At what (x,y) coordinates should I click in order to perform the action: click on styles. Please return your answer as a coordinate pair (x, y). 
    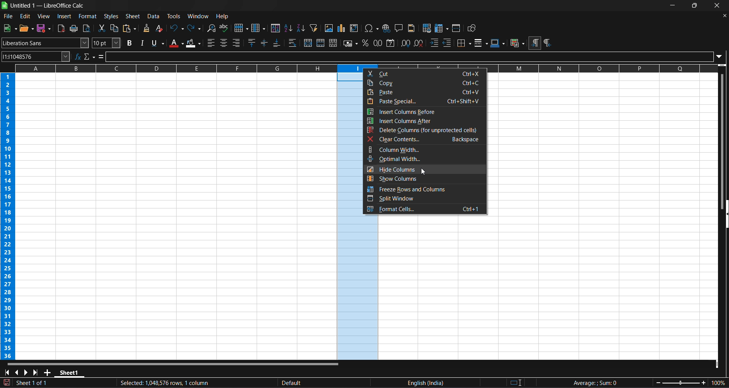
    Looking at the image, I should click on (111, 16).